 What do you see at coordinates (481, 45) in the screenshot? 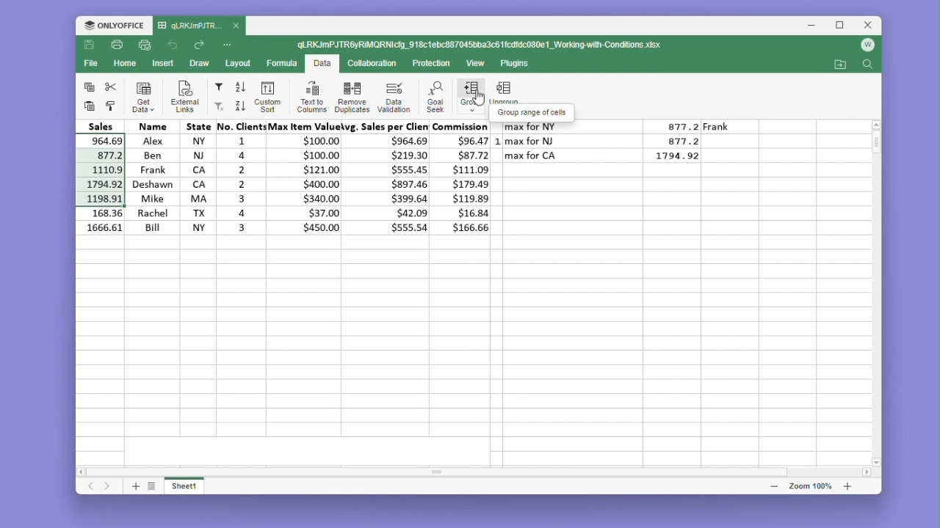
I see `File name` at bounding box center [481, 45].